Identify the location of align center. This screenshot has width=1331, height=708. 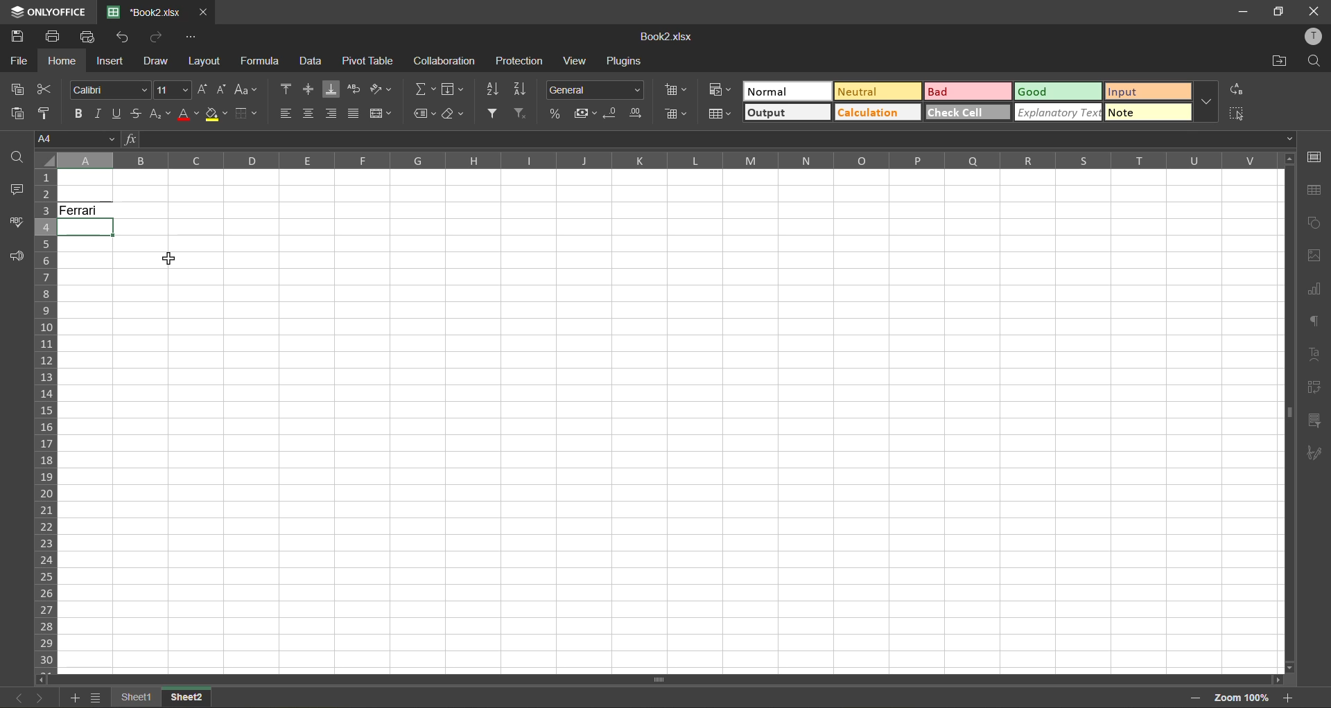
(310, 114).